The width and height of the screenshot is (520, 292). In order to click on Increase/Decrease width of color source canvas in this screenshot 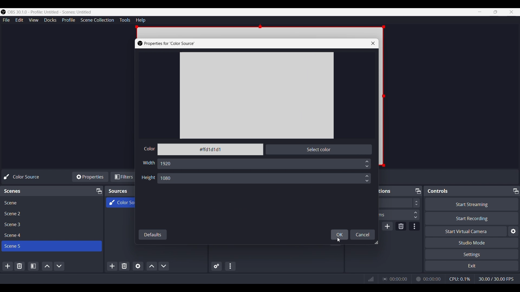, I will do `click(367, 178)`.